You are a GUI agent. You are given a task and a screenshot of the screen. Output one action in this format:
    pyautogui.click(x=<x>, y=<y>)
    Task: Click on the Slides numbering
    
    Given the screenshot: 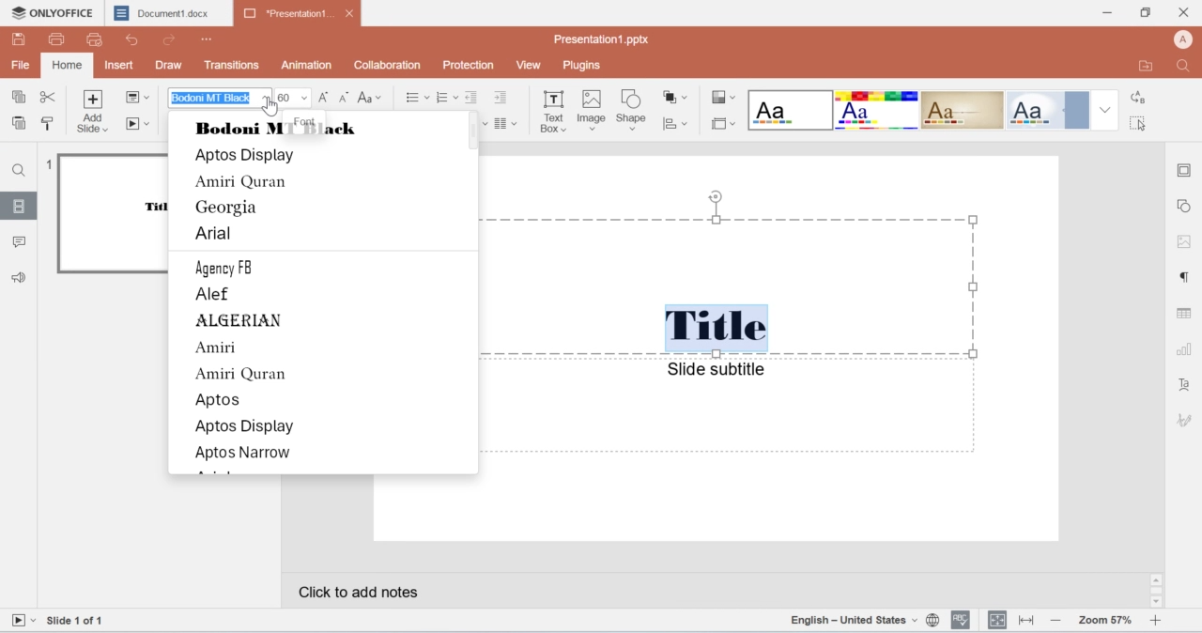 What is the action you would take?
    pyautogui.click(x=82, y=622)
    